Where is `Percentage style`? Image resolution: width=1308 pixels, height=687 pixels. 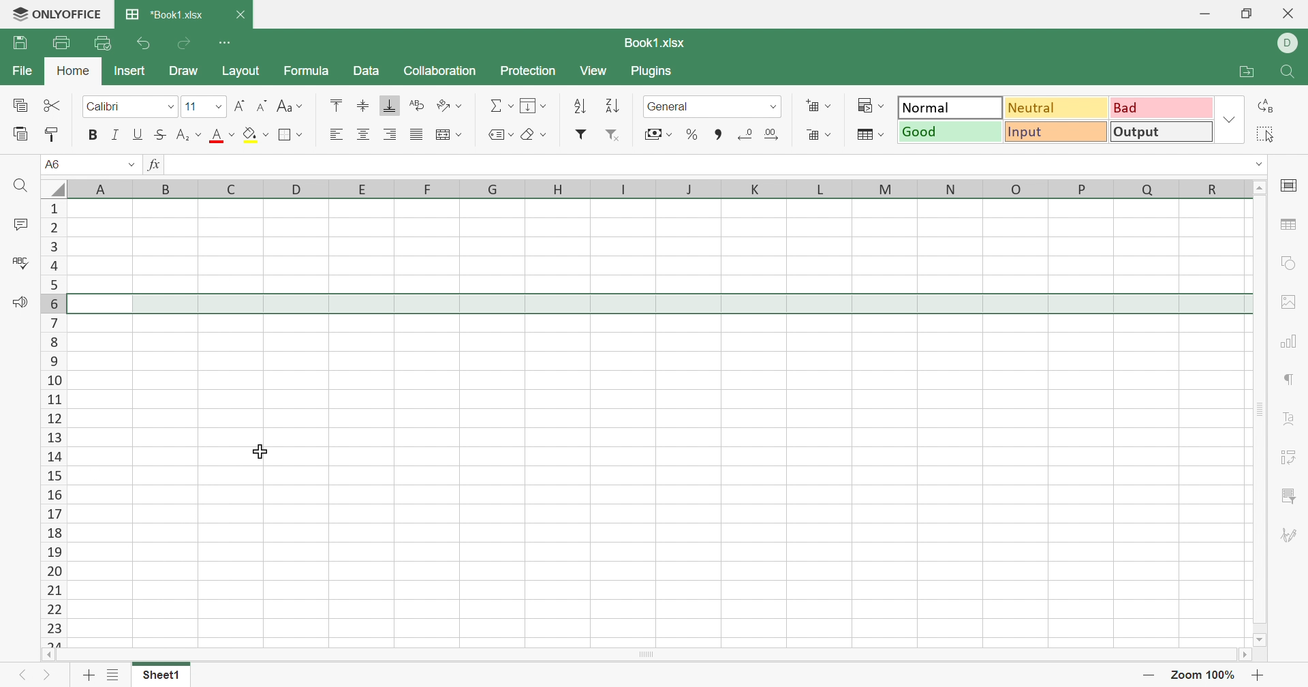 Percentage style is located at coordinates (693, 136).